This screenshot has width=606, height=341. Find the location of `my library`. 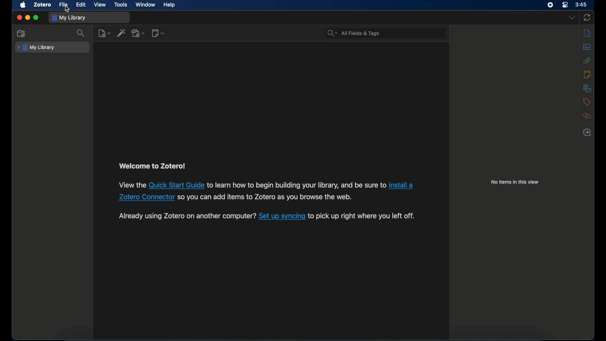

my library is located at coordinates (70, 18).